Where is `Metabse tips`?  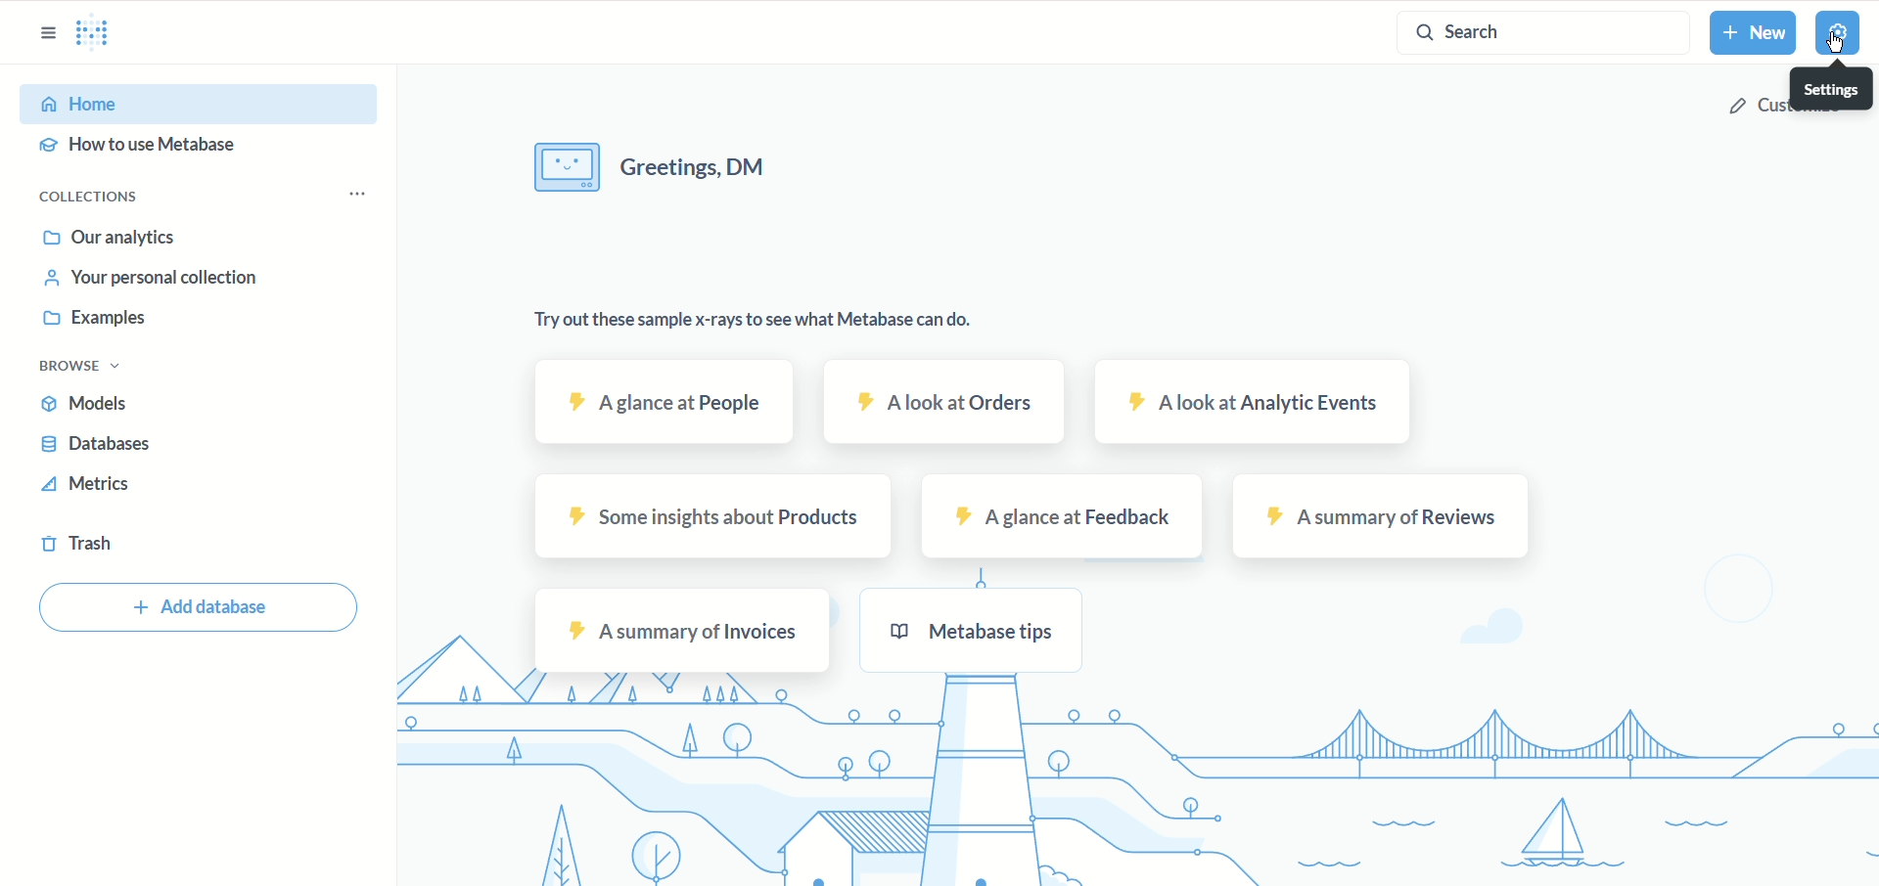
Metabse tips is located at coordinates (974, 633).